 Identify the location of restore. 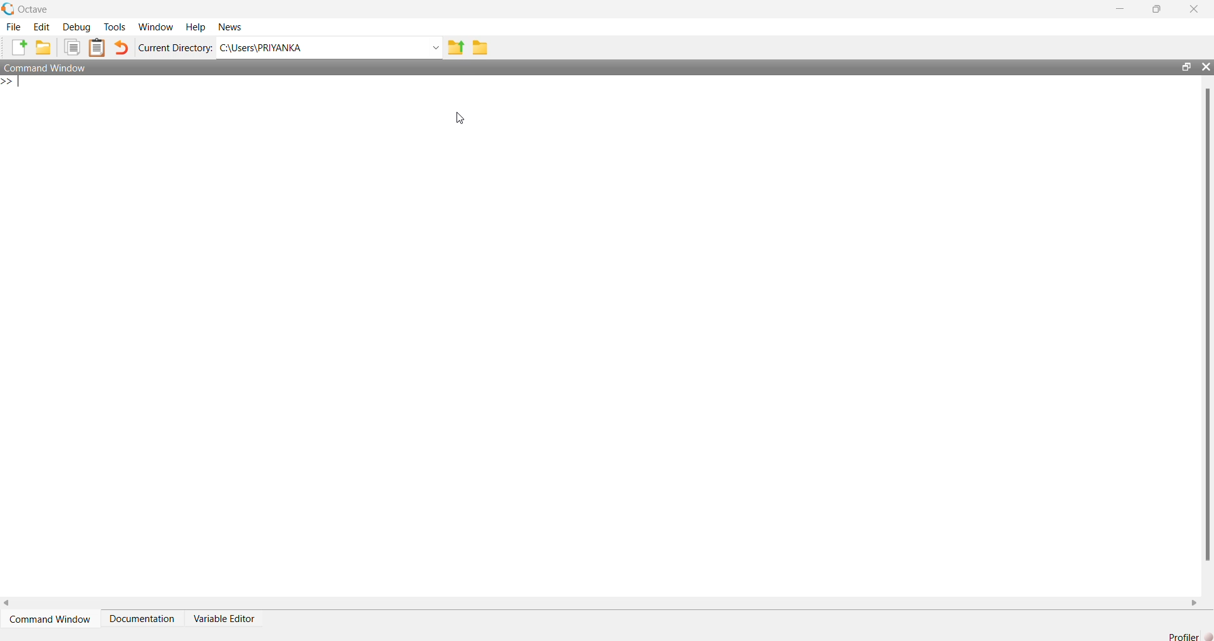
(1188, 67).